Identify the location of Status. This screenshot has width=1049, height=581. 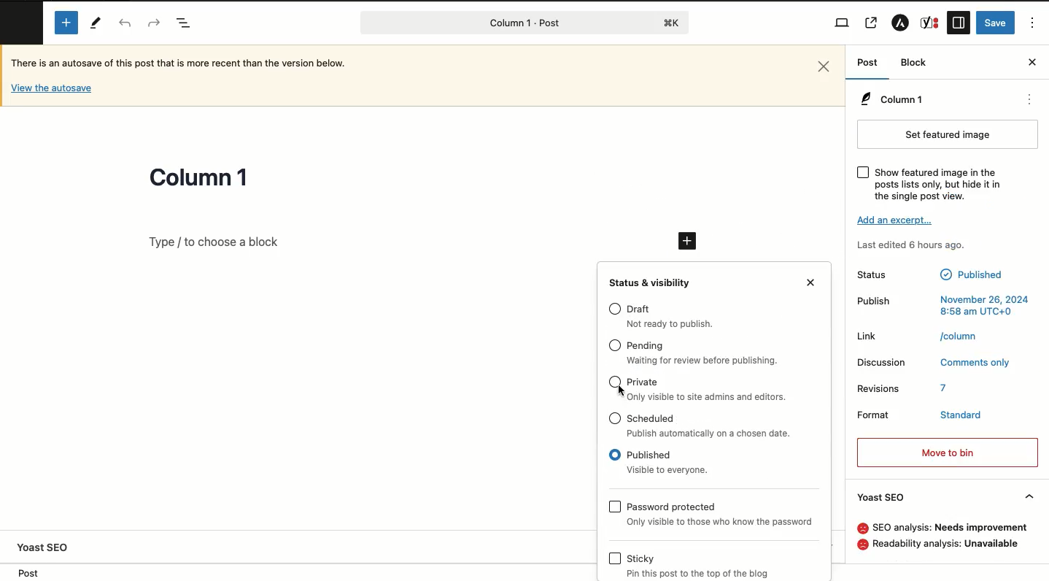
(884, 275).